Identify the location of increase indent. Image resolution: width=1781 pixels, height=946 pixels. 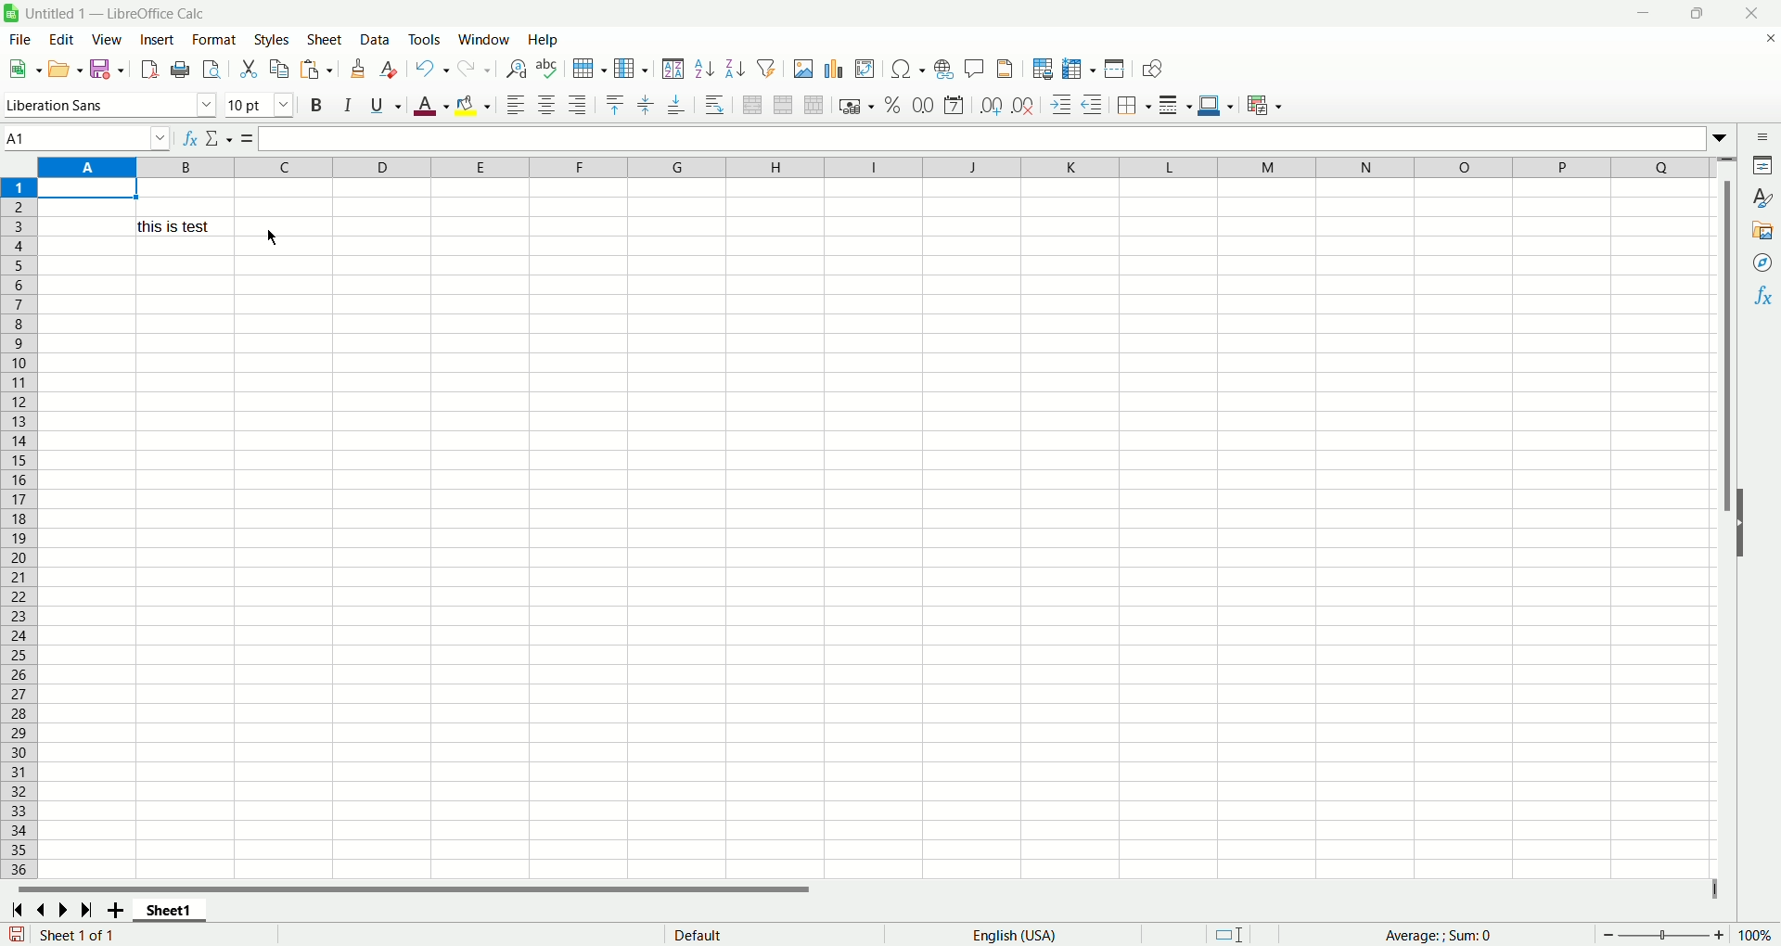
(1062, 104).